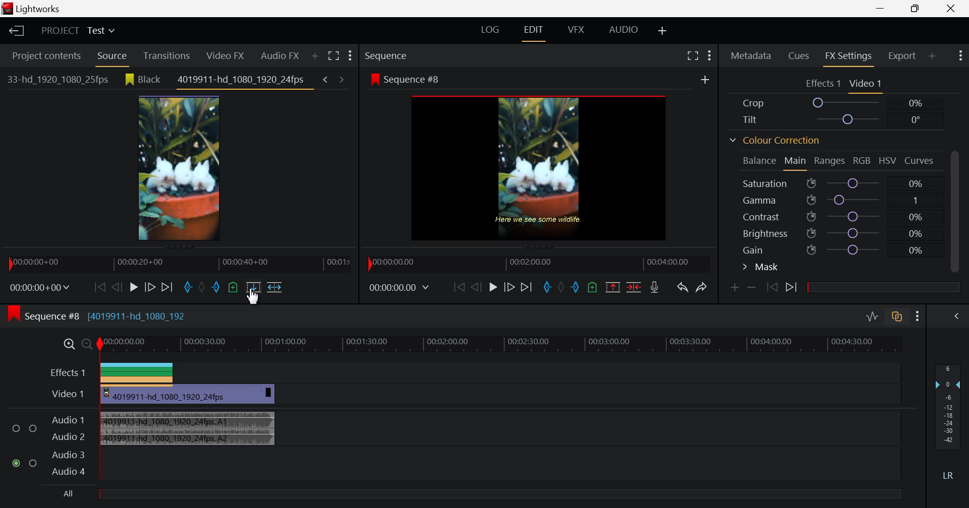  I want to click on Video & Audio Clip Inserted, so click(188, 417).